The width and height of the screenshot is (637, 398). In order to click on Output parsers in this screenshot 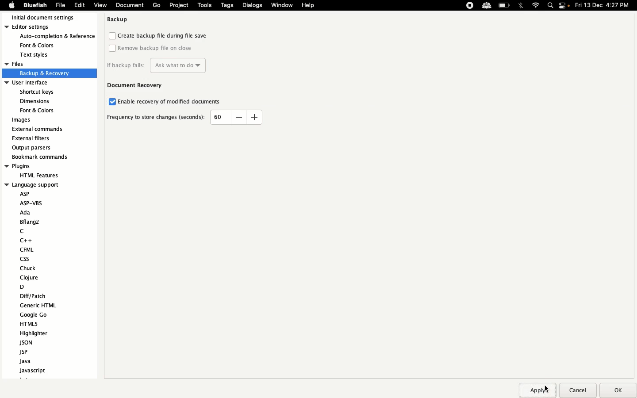, I will do `click(32, 149)`.